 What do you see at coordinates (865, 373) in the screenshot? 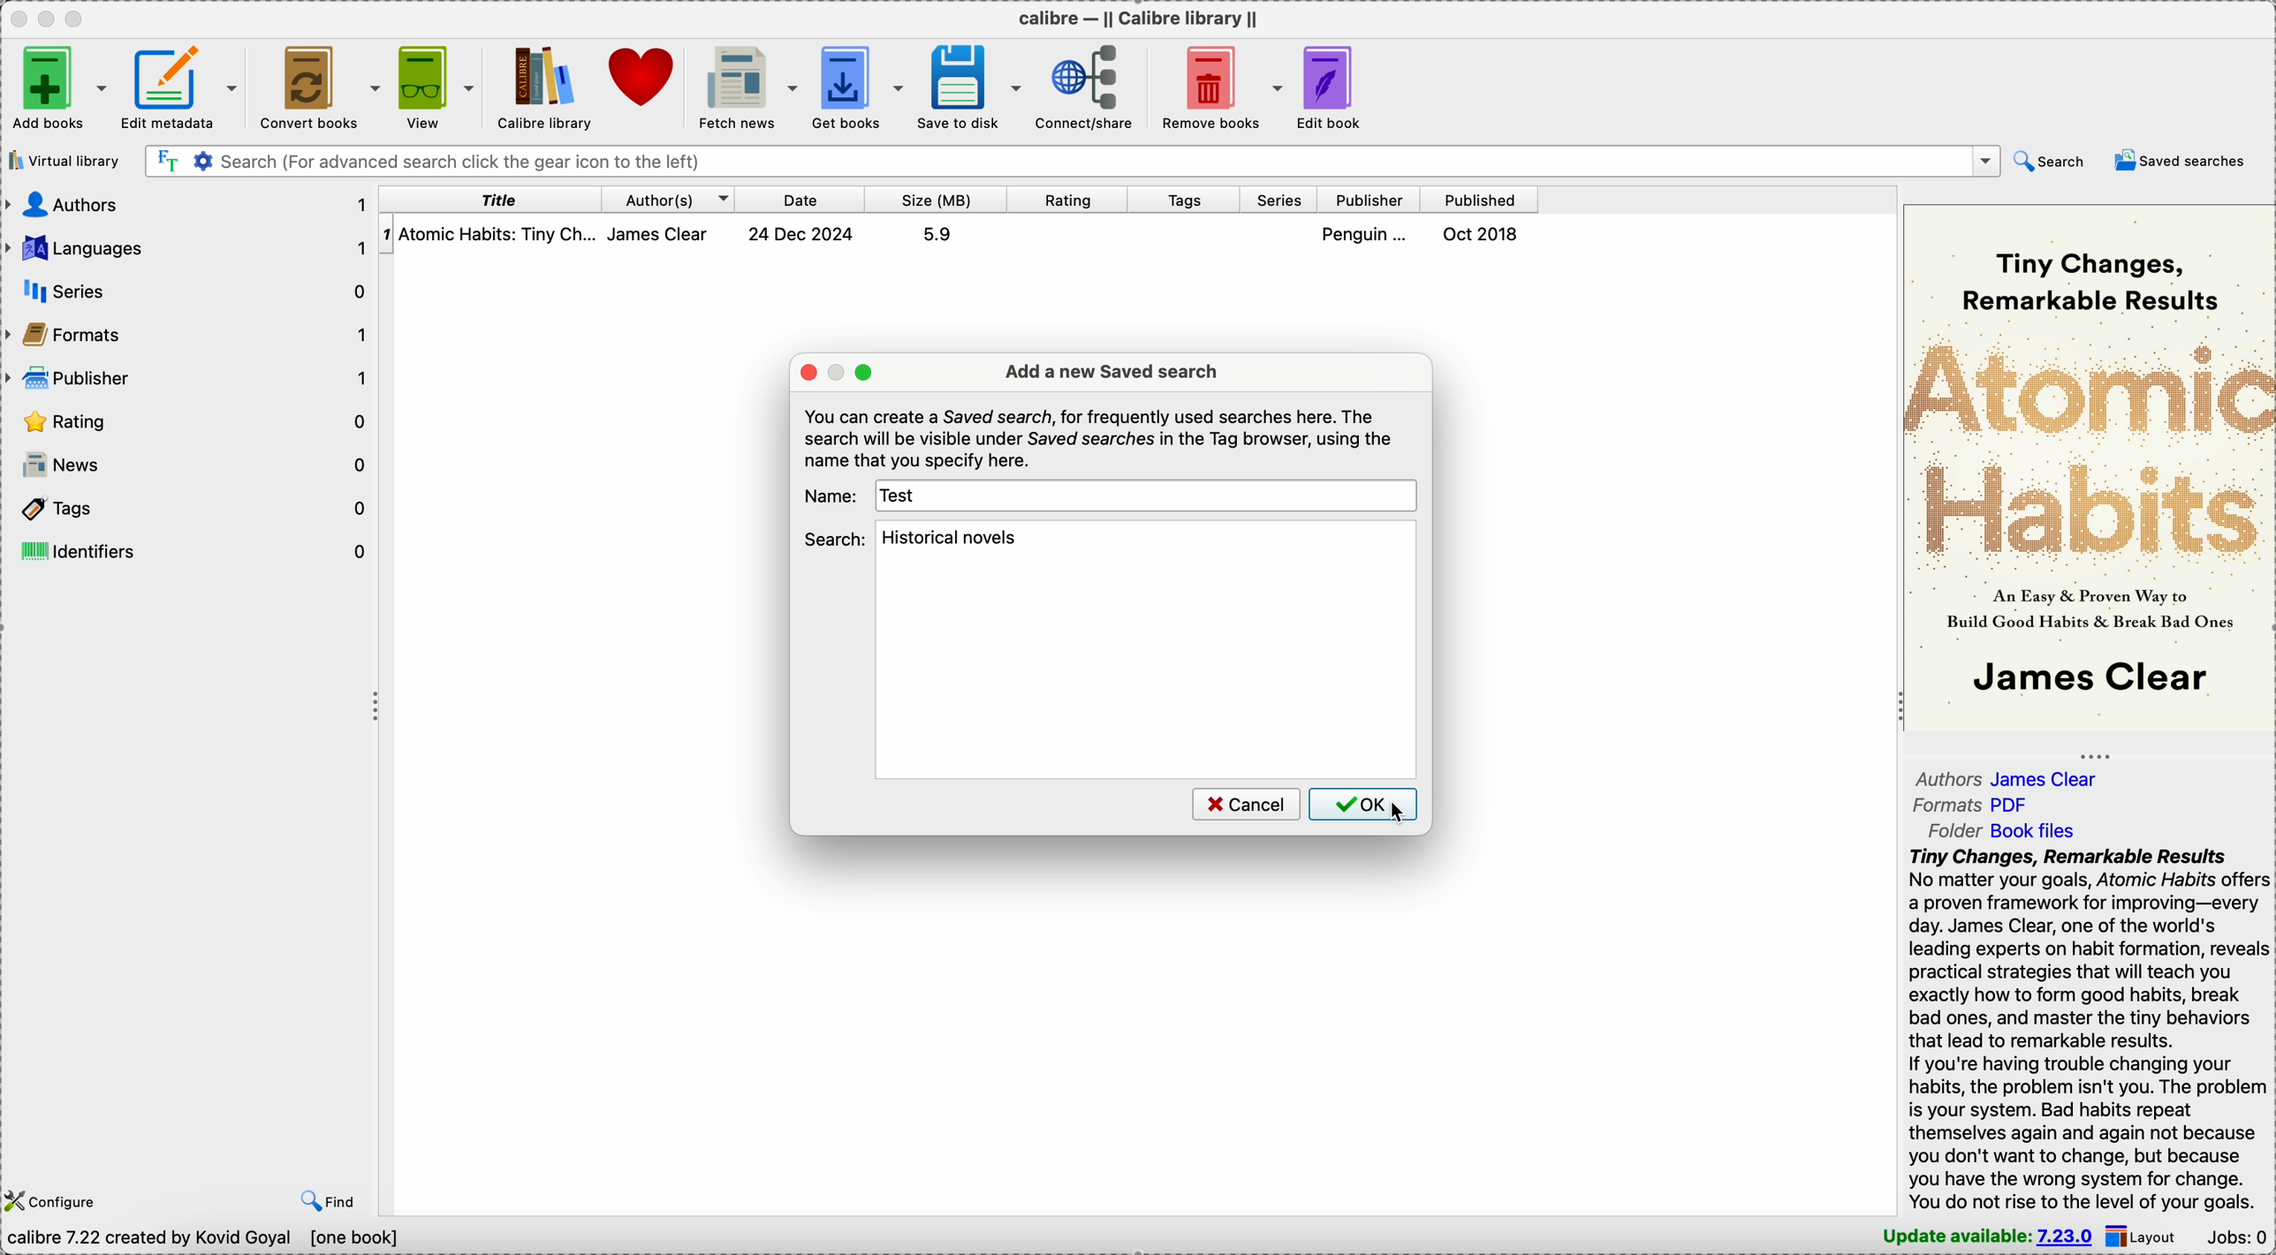
I see `maximize` at bounding box center [865, 373].